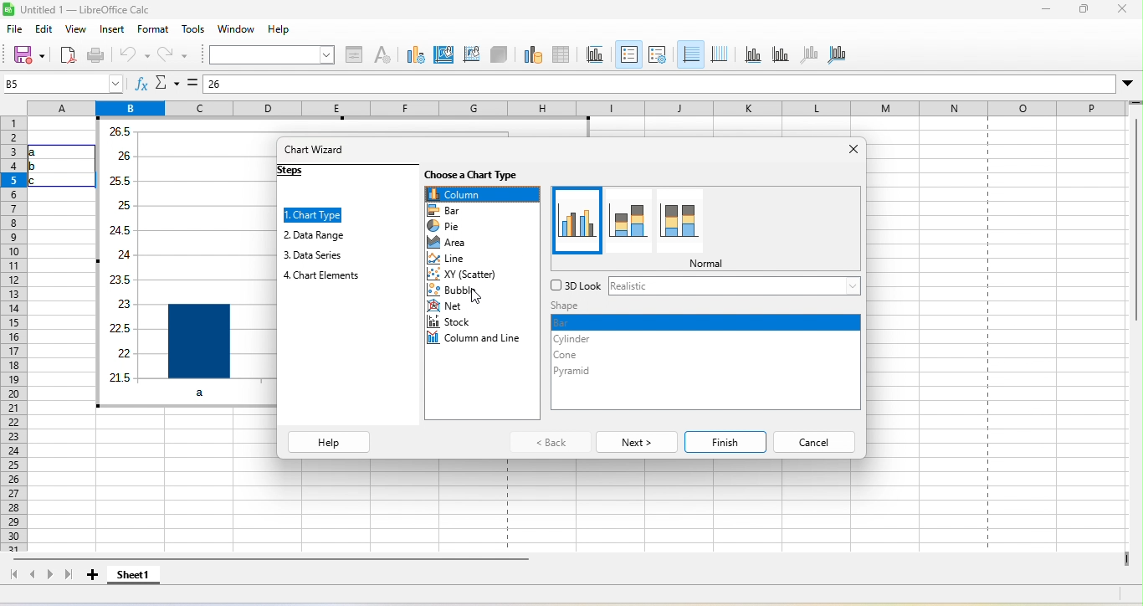 This screenshot has height=606, width=1143. I want to click on tools, so click(194, 30).